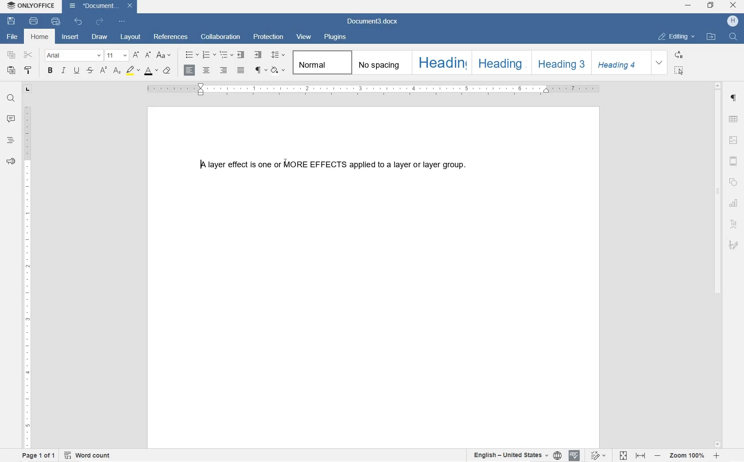 The height and width of the screenshot is (462, 744). What do you see at coordinates (711, 7) in the screenshot?
I see `RESTORE` at bounding box center [711, 7].